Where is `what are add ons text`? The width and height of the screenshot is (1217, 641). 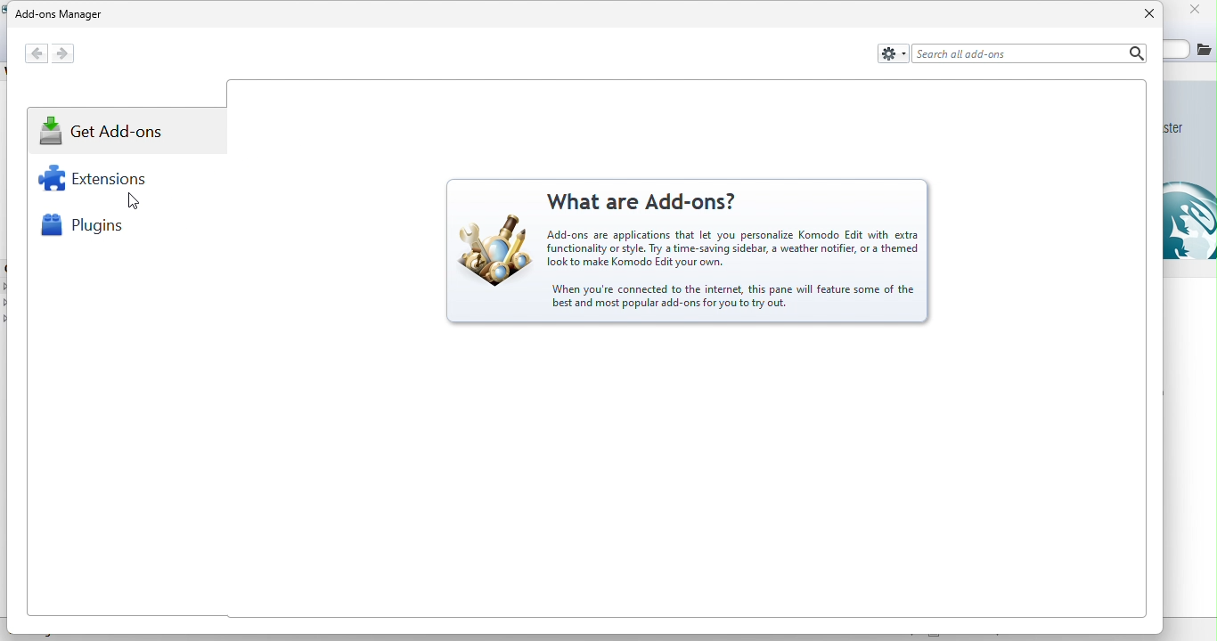 what are add ons text is located at coordinates (644, 256).